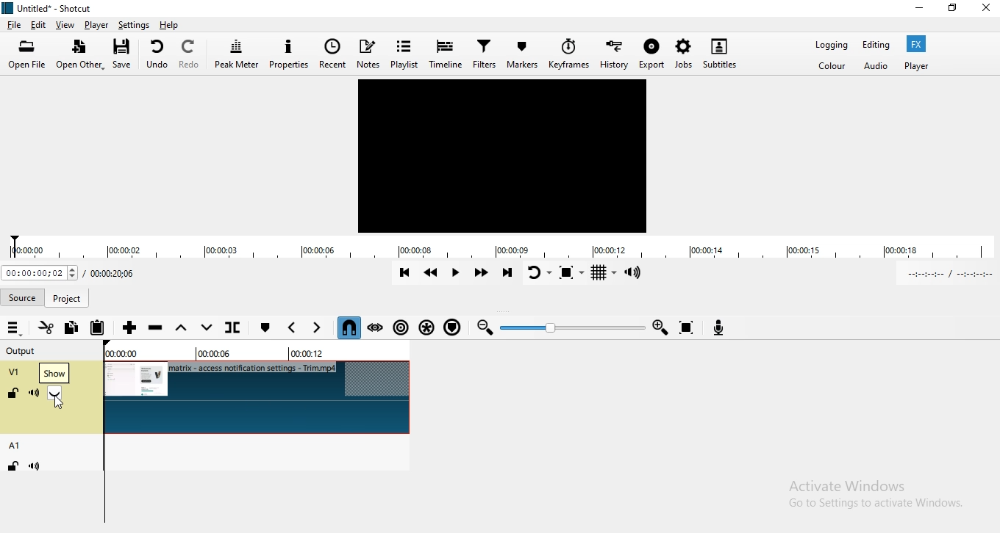 The image size is (1000, 533). I want to click on Zoom out, so click(485, 327).